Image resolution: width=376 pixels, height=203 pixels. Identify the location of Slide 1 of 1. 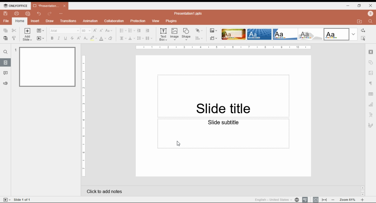
(23, 199).